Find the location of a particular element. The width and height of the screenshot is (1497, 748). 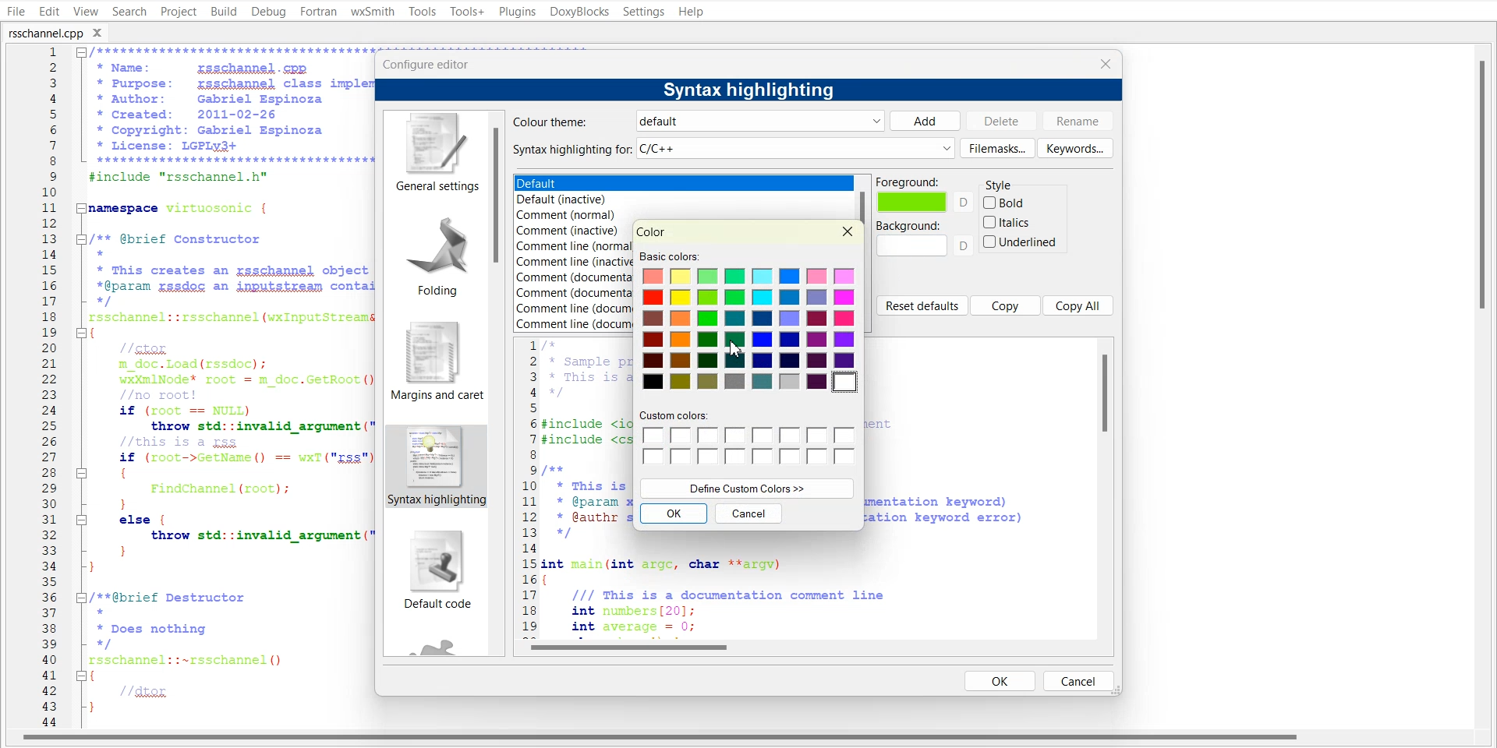

Tools is located at coordinates (422, 11).